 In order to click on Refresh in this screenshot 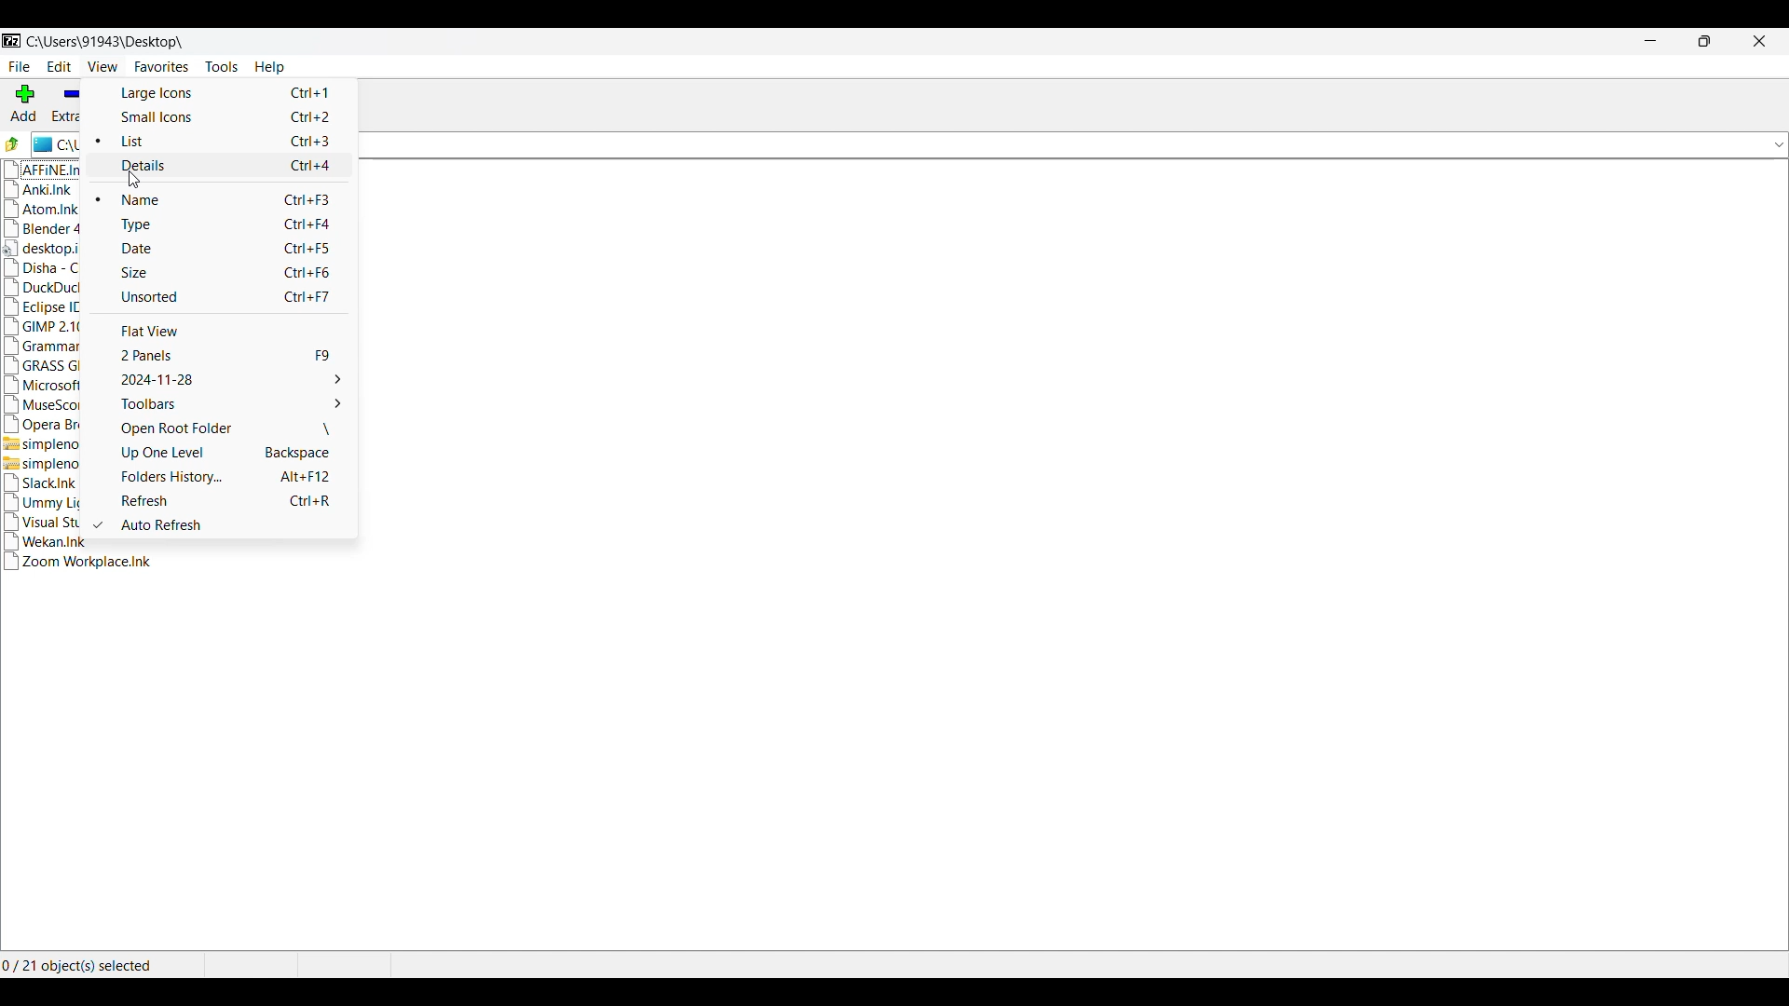, I will do `click(232, 500)`.